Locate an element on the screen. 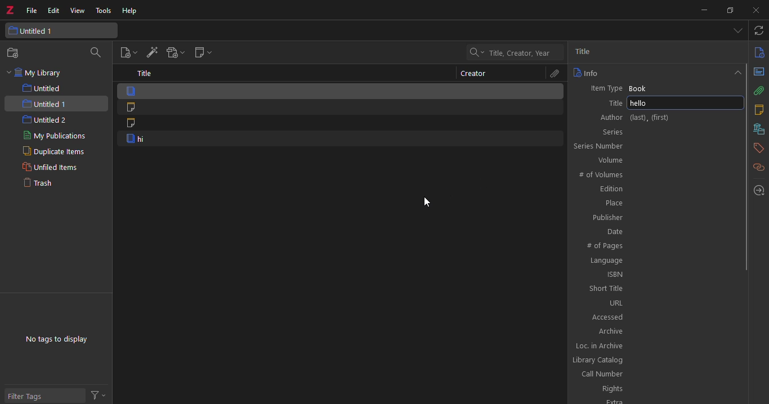 The height and width of the screenshot is (404, 769). Title, Creator, Year is located at coordinates (520, 53).